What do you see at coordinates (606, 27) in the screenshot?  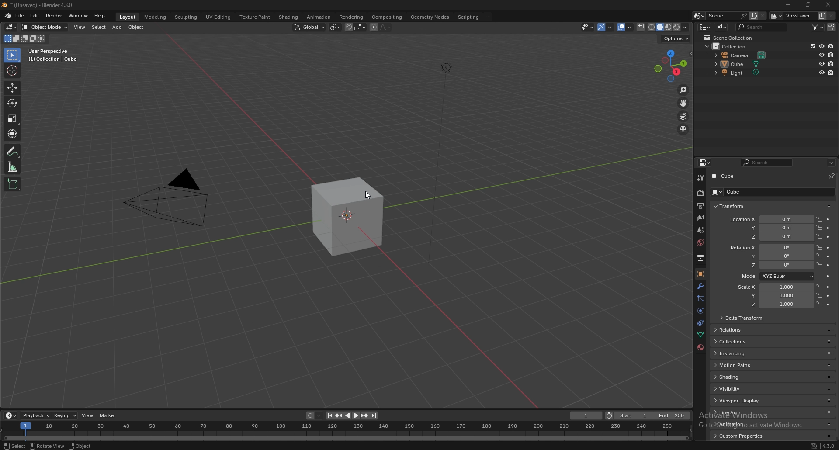 I see `show gizmo` at bounding box center [606, 27].